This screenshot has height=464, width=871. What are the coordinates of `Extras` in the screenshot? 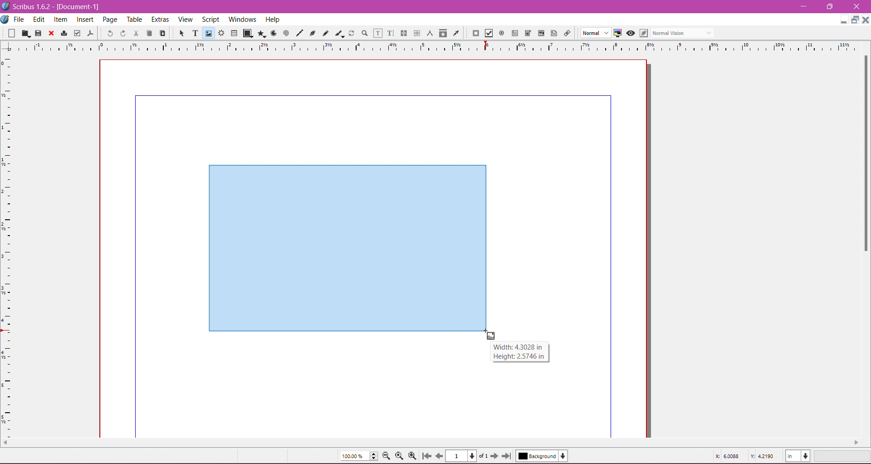 It's located at (161, 19).